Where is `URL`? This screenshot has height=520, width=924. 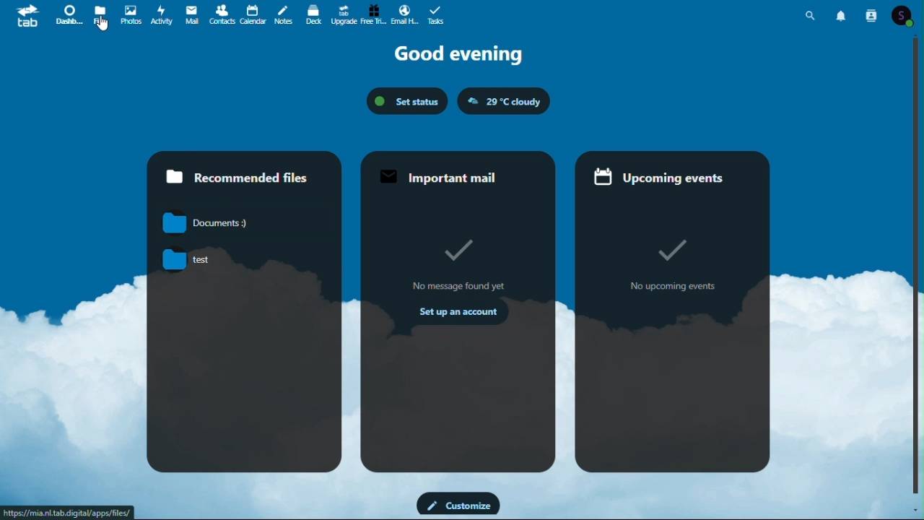
URL is located at coordinates (67, 512).